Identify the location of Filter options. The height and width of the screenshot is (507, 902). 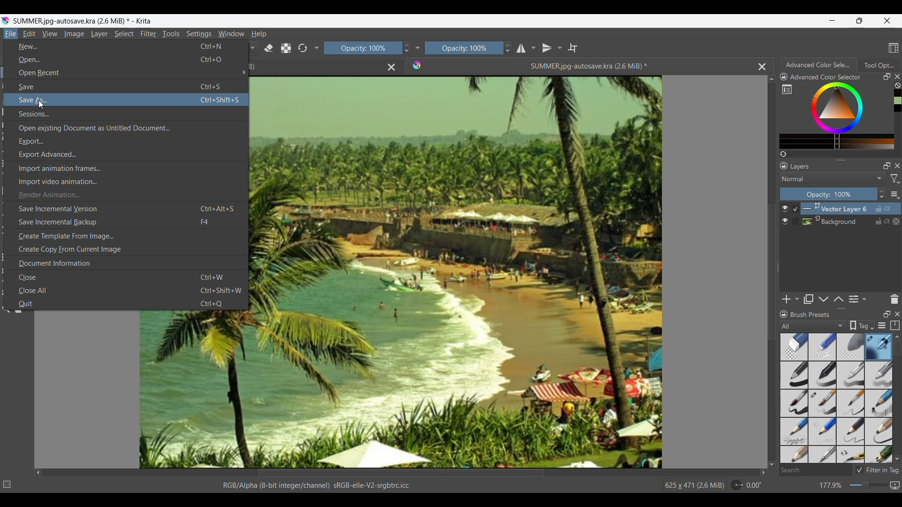
(894, 179).